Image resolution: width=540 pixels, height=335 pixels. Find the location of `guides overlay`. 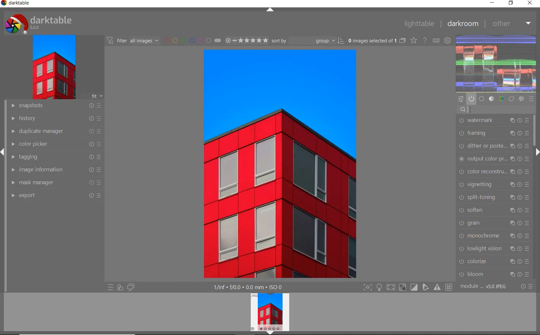

guides overlay is located at coordinates (425, 288).